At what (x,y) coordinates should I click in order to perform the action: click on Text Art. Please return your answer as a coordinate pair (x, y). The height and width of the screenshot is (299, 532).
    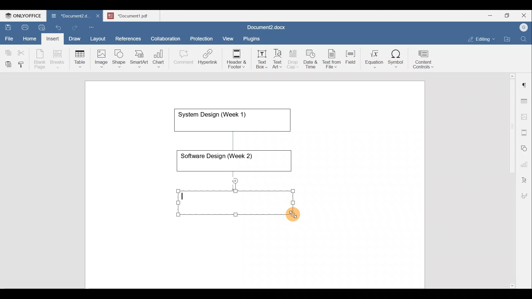
    Looking at the image, I should click on (278, 59).